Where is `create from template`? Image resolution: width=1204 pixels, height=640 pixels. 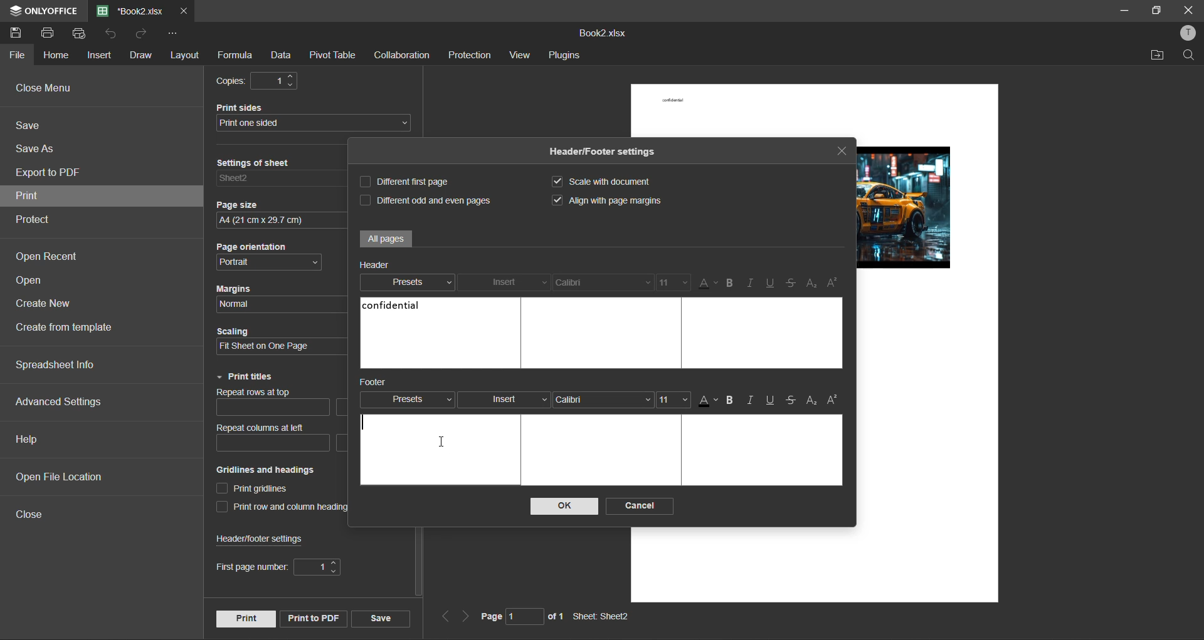 create from template is located at coordinates (71, 328).